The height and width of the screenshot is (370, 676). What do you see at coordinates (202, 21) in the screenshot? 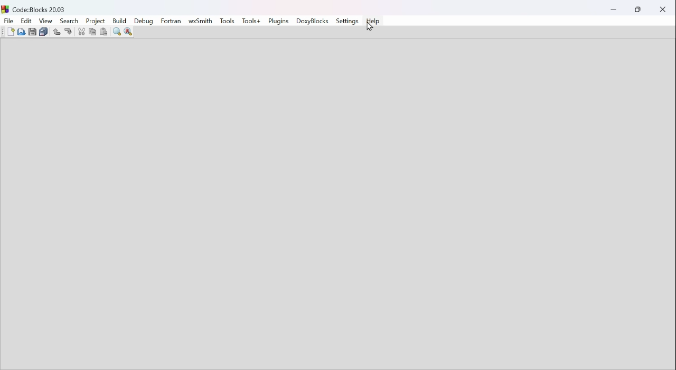
I see `w X Smith` at bounding box center [202, 21].